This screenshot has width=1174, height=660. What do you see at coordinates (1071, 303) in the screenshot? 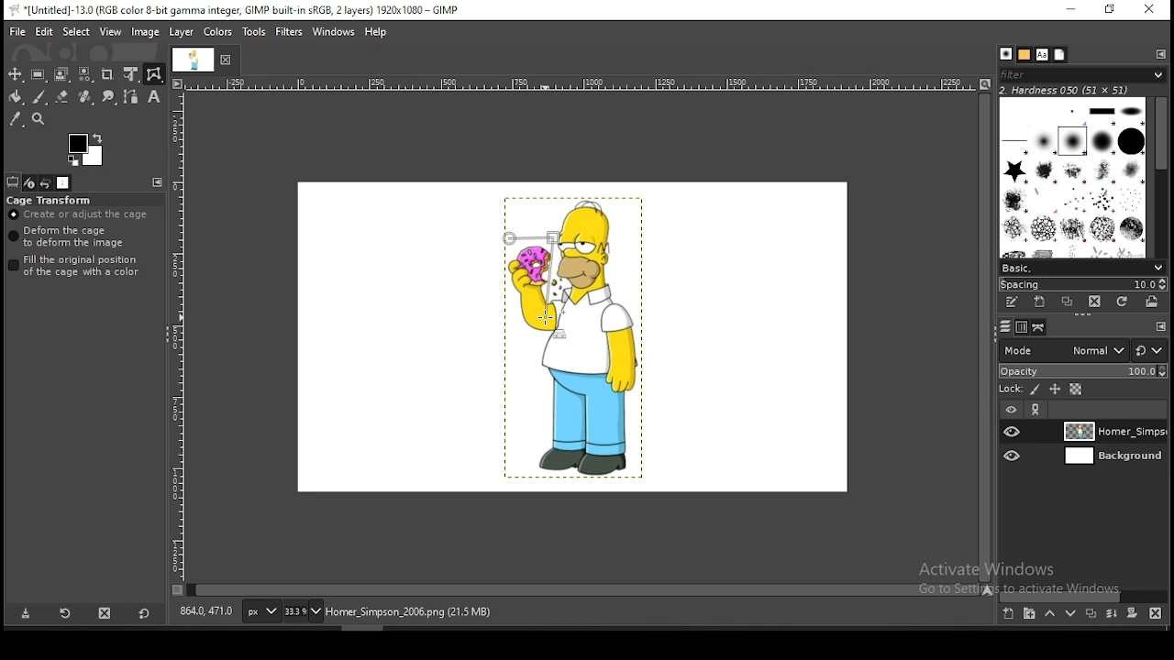
I see `duplicate brush` at bounding box center [1071, 303].